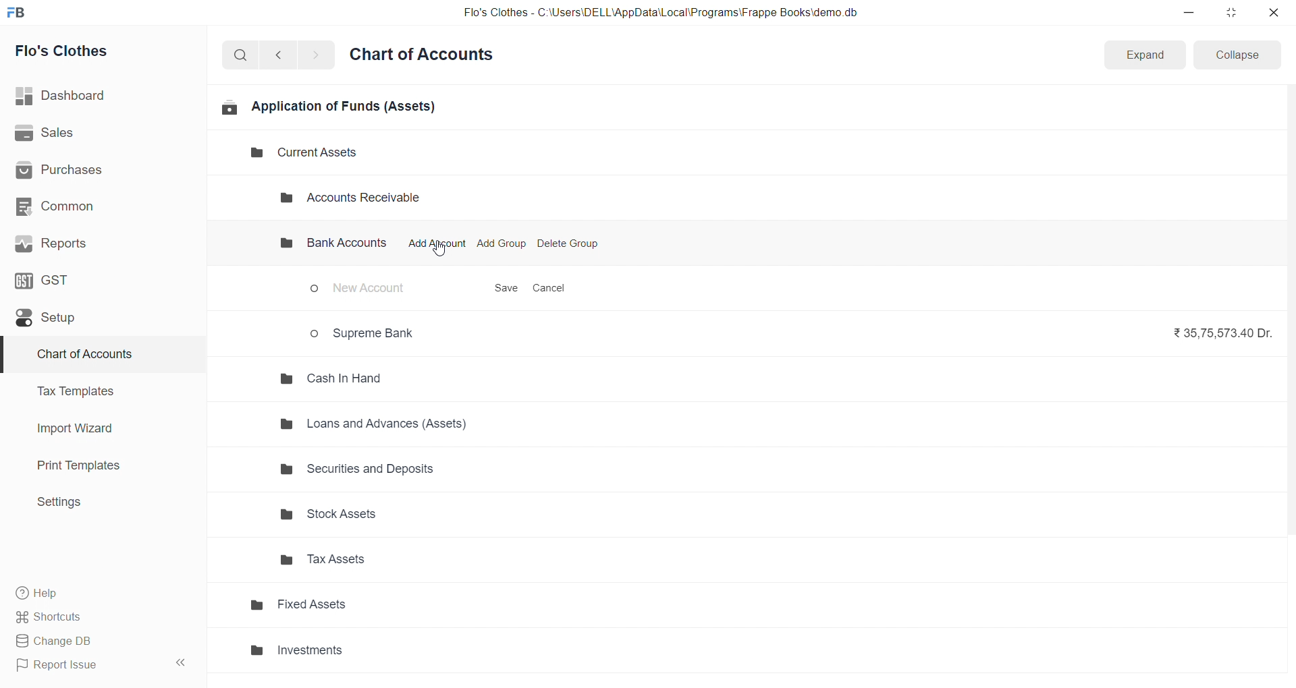 The image size is (1296, 688). Describe the element at coordinates (367, 609) in the screenshot. I see `Fixed Assets` at that location.